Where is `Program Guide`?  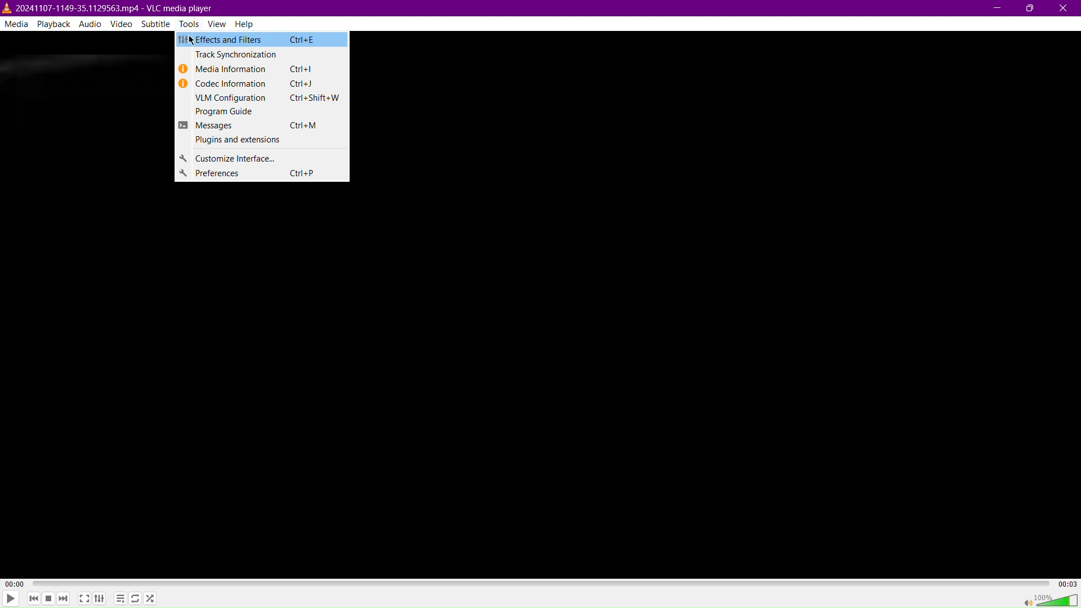 Program Guide is located at coordinates (262, 112).